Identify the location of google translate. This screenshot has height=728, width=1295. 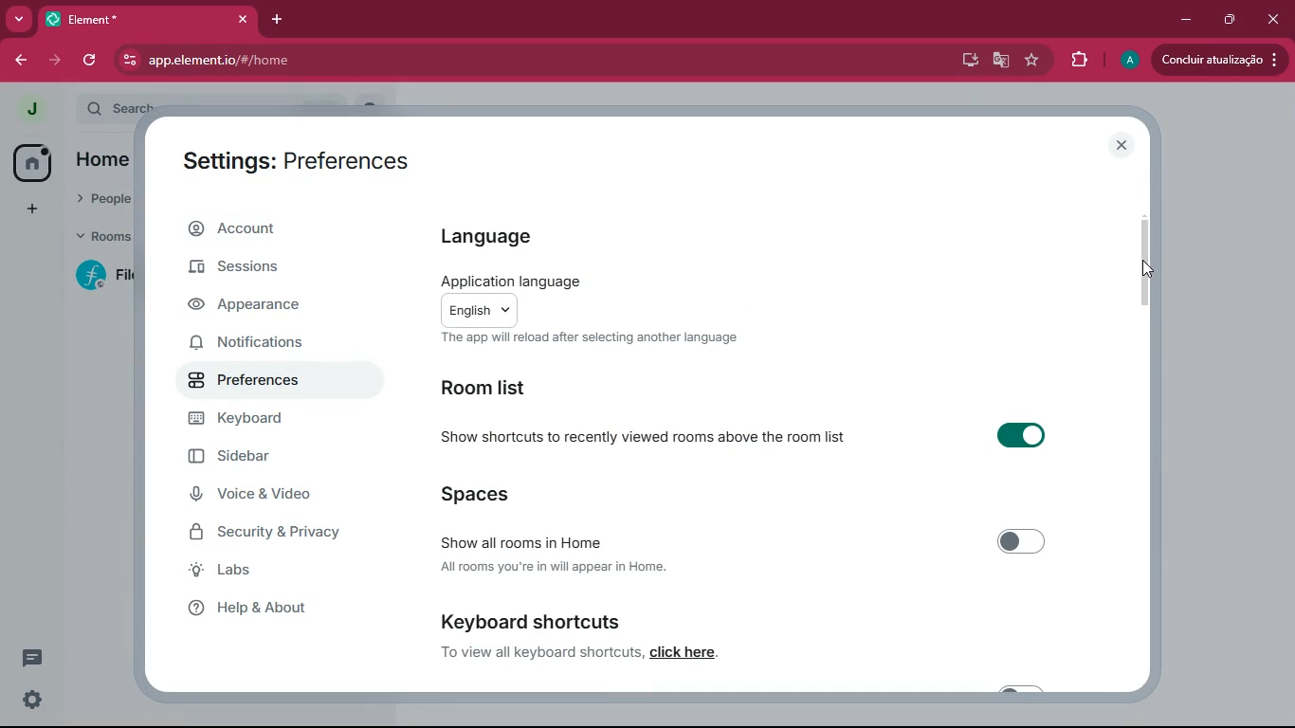
(999, 63).